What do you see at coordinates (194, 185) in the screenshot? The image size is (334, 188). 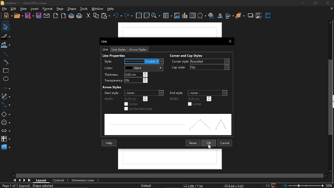 I see `2.88/7.54` at bounding box center [194, 185].